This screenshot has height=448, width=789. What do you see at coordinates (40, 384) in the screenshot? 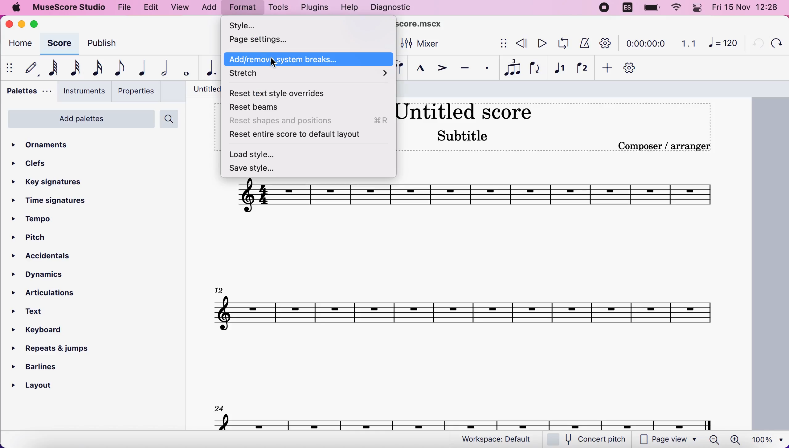
I see `layout` at bounding box center [40, 384].